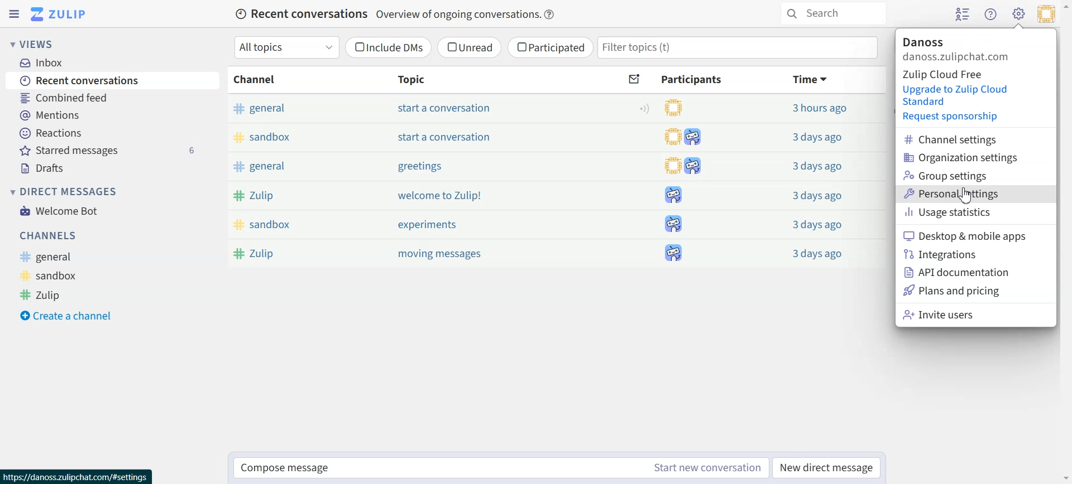 Image resolution: width=1072 pixels, height=484 pixels. What do you see at coordinates (955, 139) in the screenshot?
I see `Channel settings` at bounding box center [955, 139].